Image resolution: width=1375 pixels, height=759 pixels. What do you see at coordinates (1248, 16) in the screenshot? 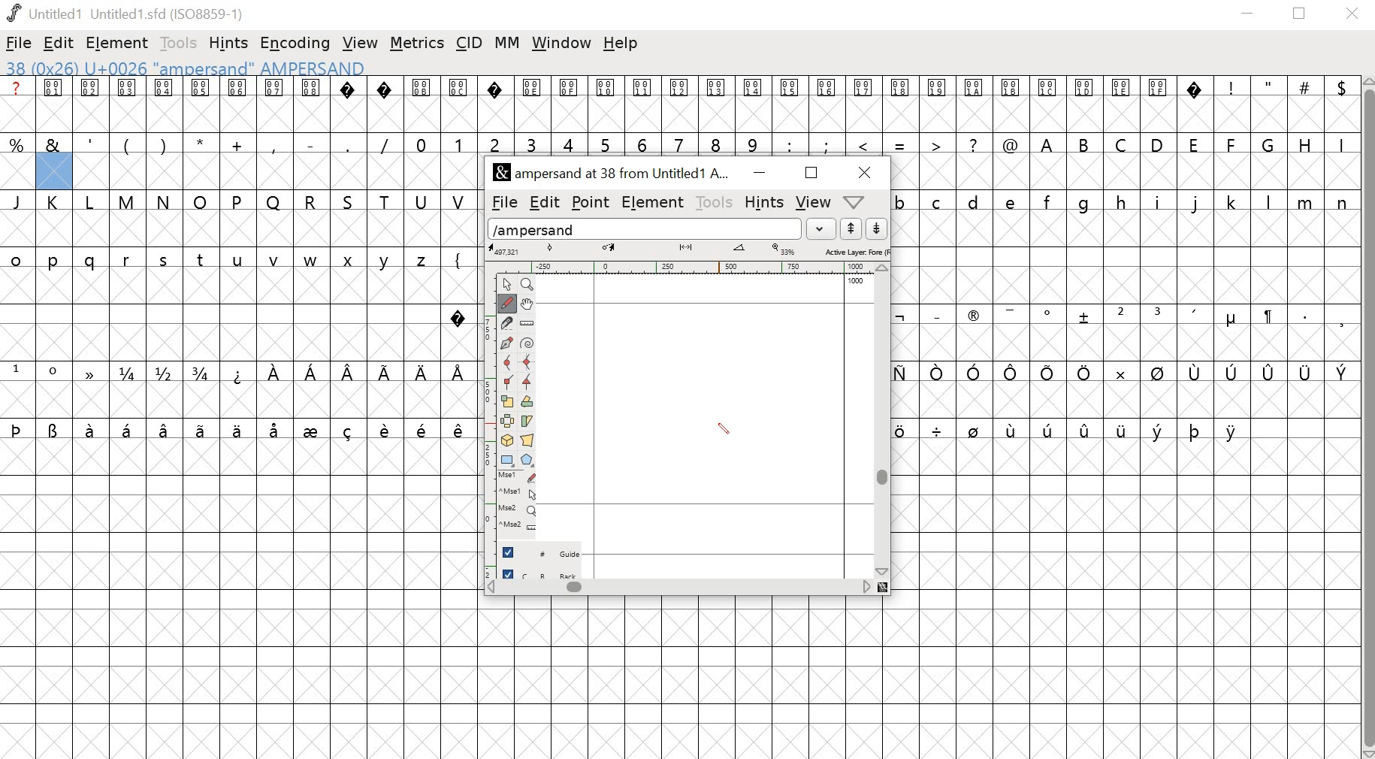
I see `minimize` at bounding box center [1248, 16].